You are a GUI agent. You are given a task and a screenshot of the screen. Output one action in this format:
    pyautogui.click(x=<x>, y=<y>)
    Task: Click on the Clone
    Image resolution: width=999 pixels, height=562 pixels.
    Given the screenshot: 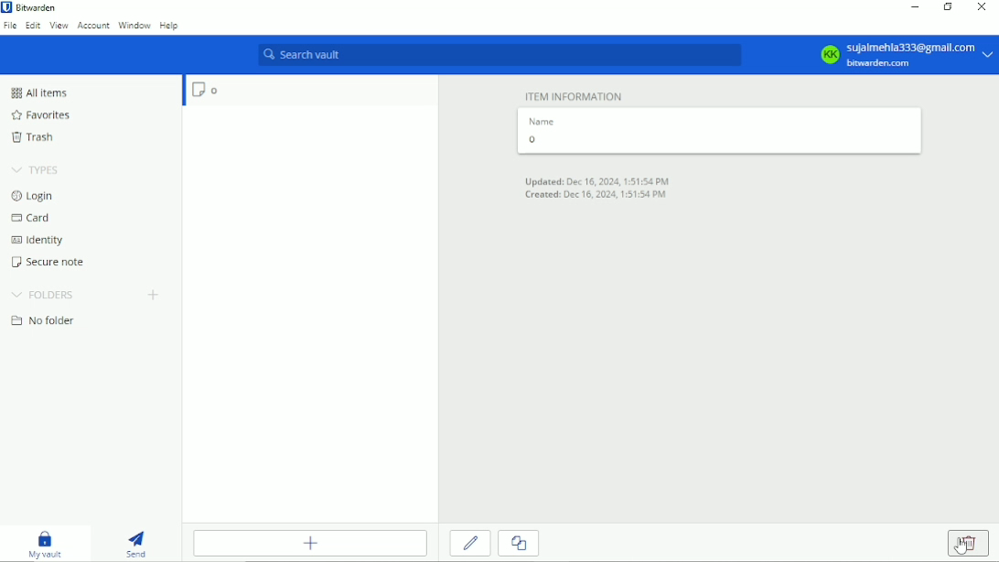 What is the action you would take?
    pyautogui.click(x=520, y=545)
    